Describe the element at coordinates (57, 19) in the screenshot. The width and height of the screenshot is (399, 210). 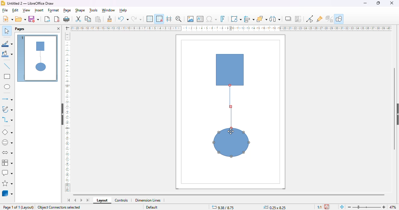
I see `export directly as PDF` at that location.